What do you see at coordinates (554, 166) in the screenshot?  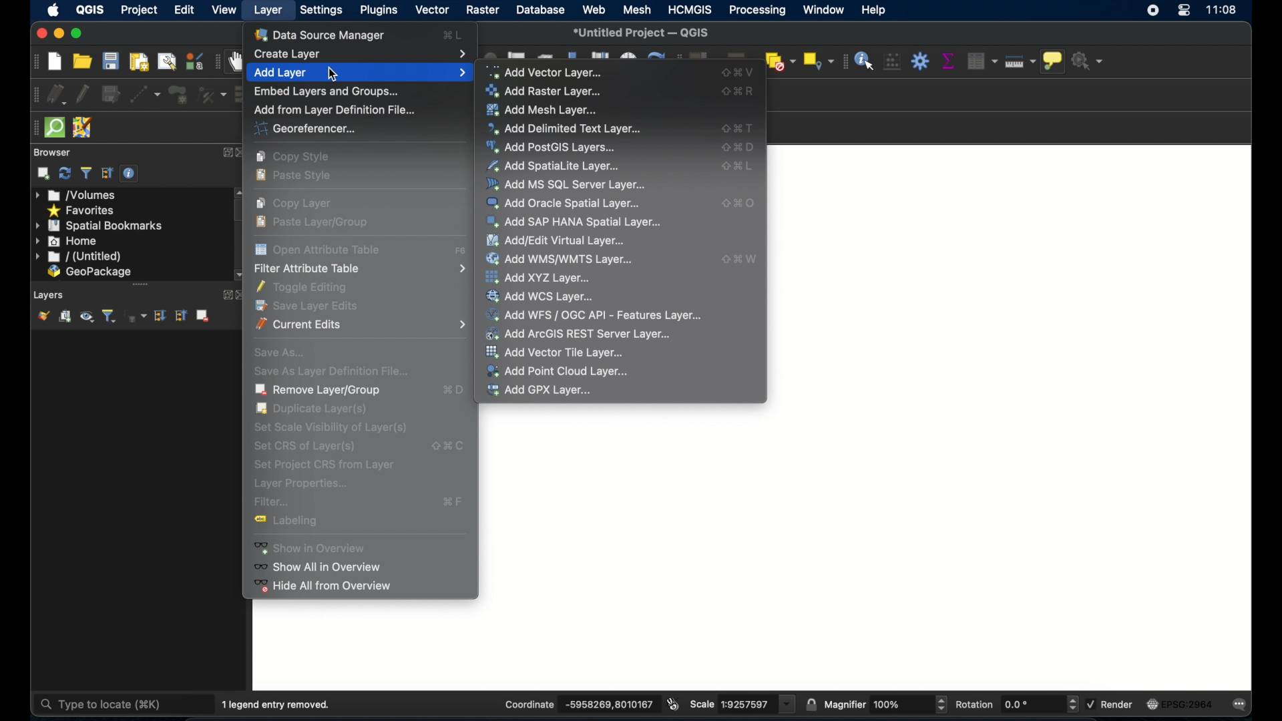 I see `add spatiallite layer` at bounding box center [554, 166].